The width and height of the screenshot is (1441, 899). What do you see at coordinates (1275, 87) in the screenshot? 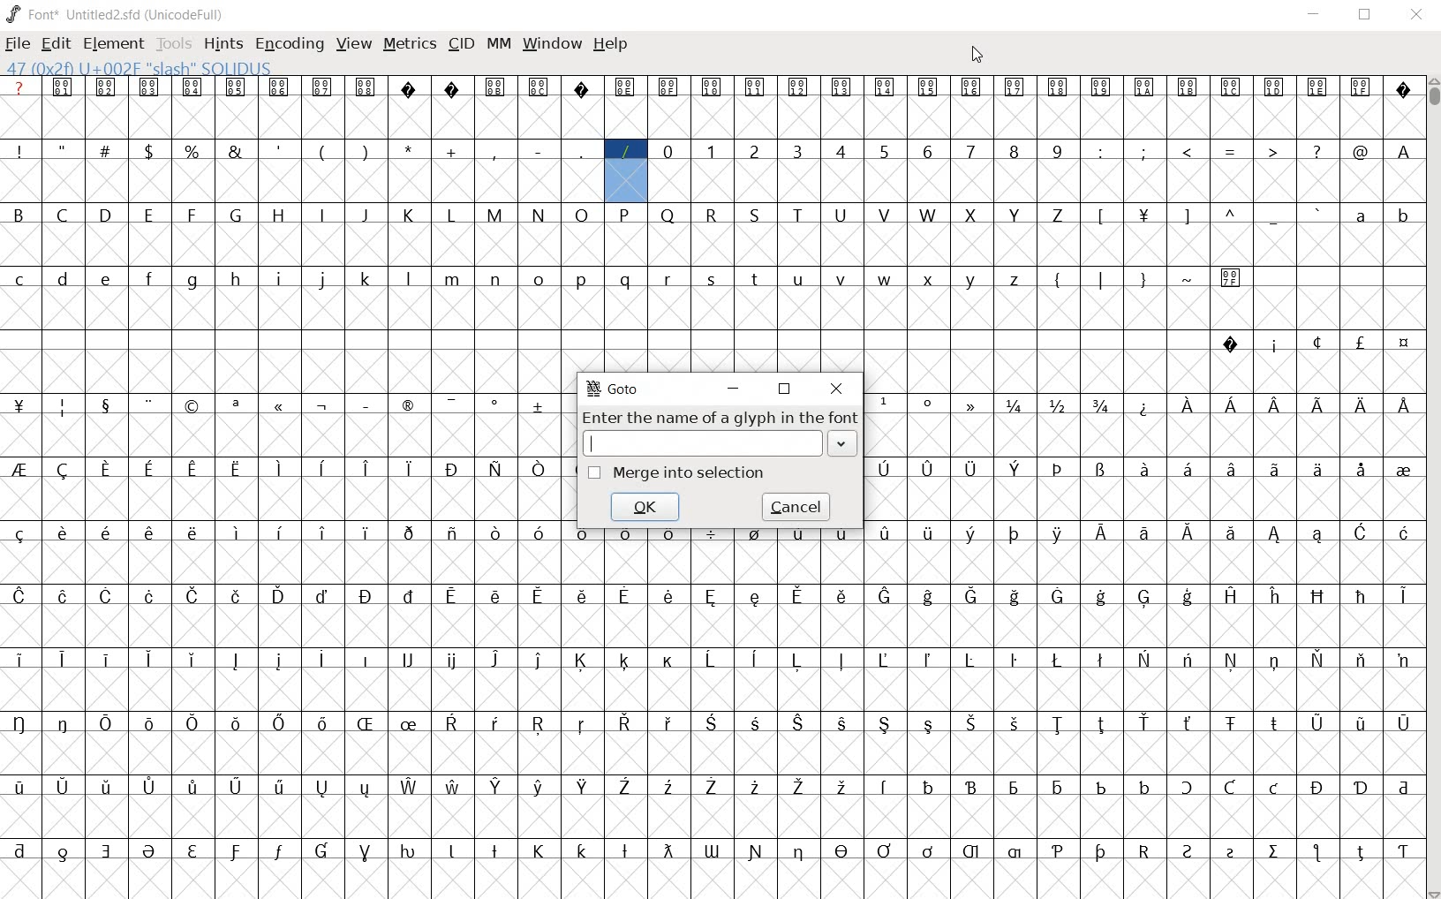
I see `glyph` at bounding box center [1275, 87].